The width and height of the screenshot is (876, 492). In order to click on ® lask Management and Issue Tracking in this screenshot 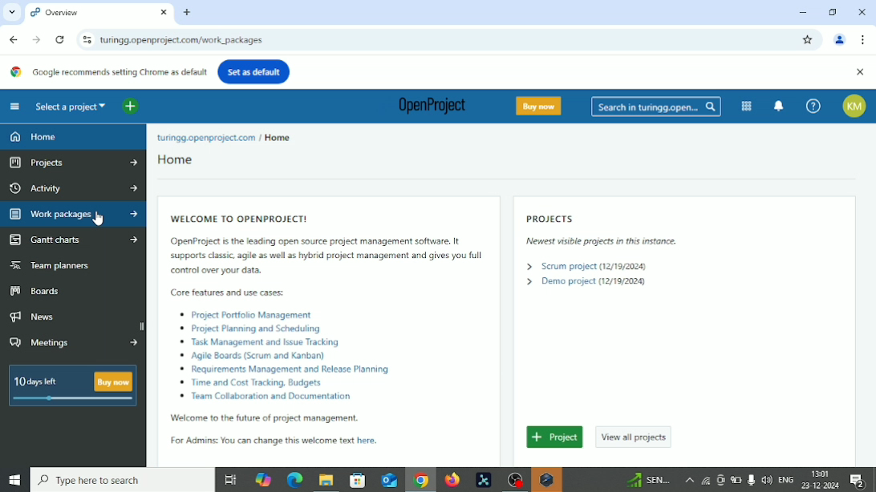, I will do `click(260, 343)`.